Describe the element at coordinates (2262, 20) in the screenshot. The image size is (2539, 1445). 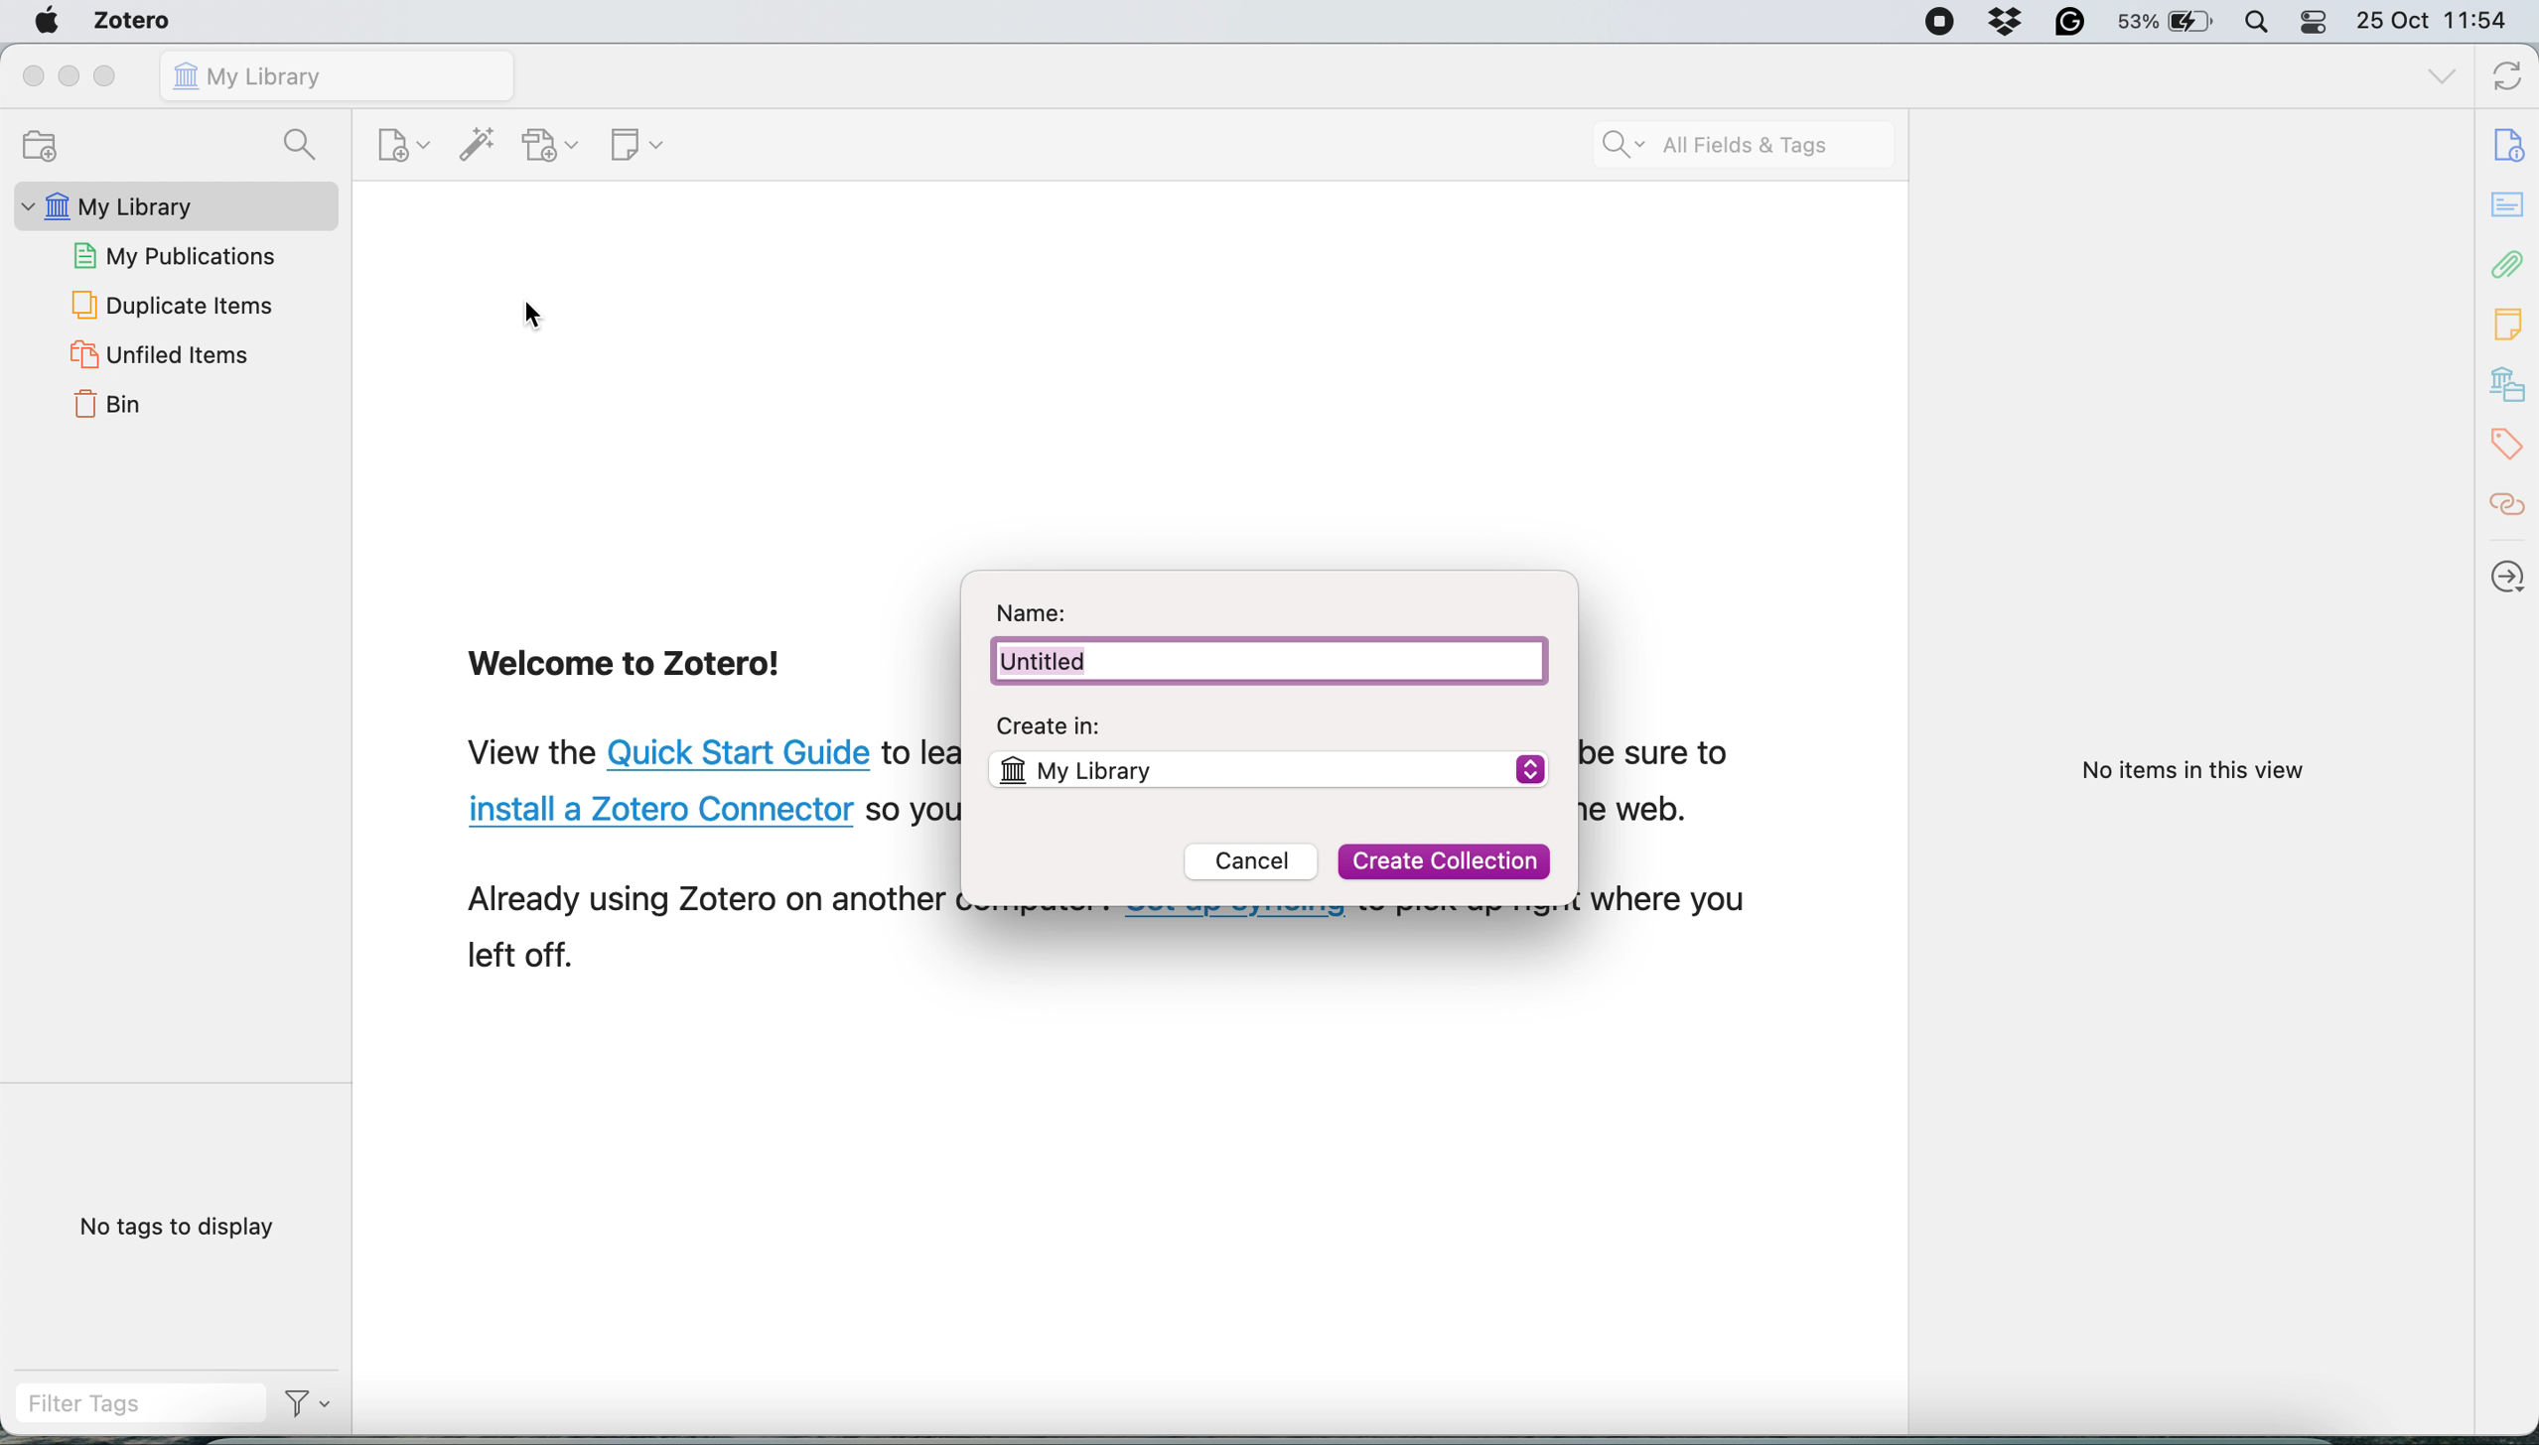
I see `spotlight search` at that location.